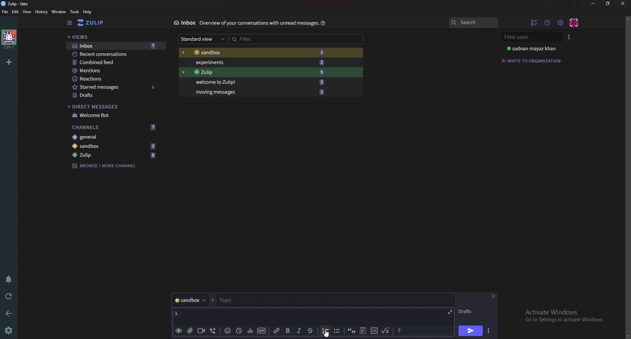 Image resolution: width=631 pixels, height=339 pixels. Describe the element at coordinates (113, 95) in the screenshot. I see `Drafts` at that location.